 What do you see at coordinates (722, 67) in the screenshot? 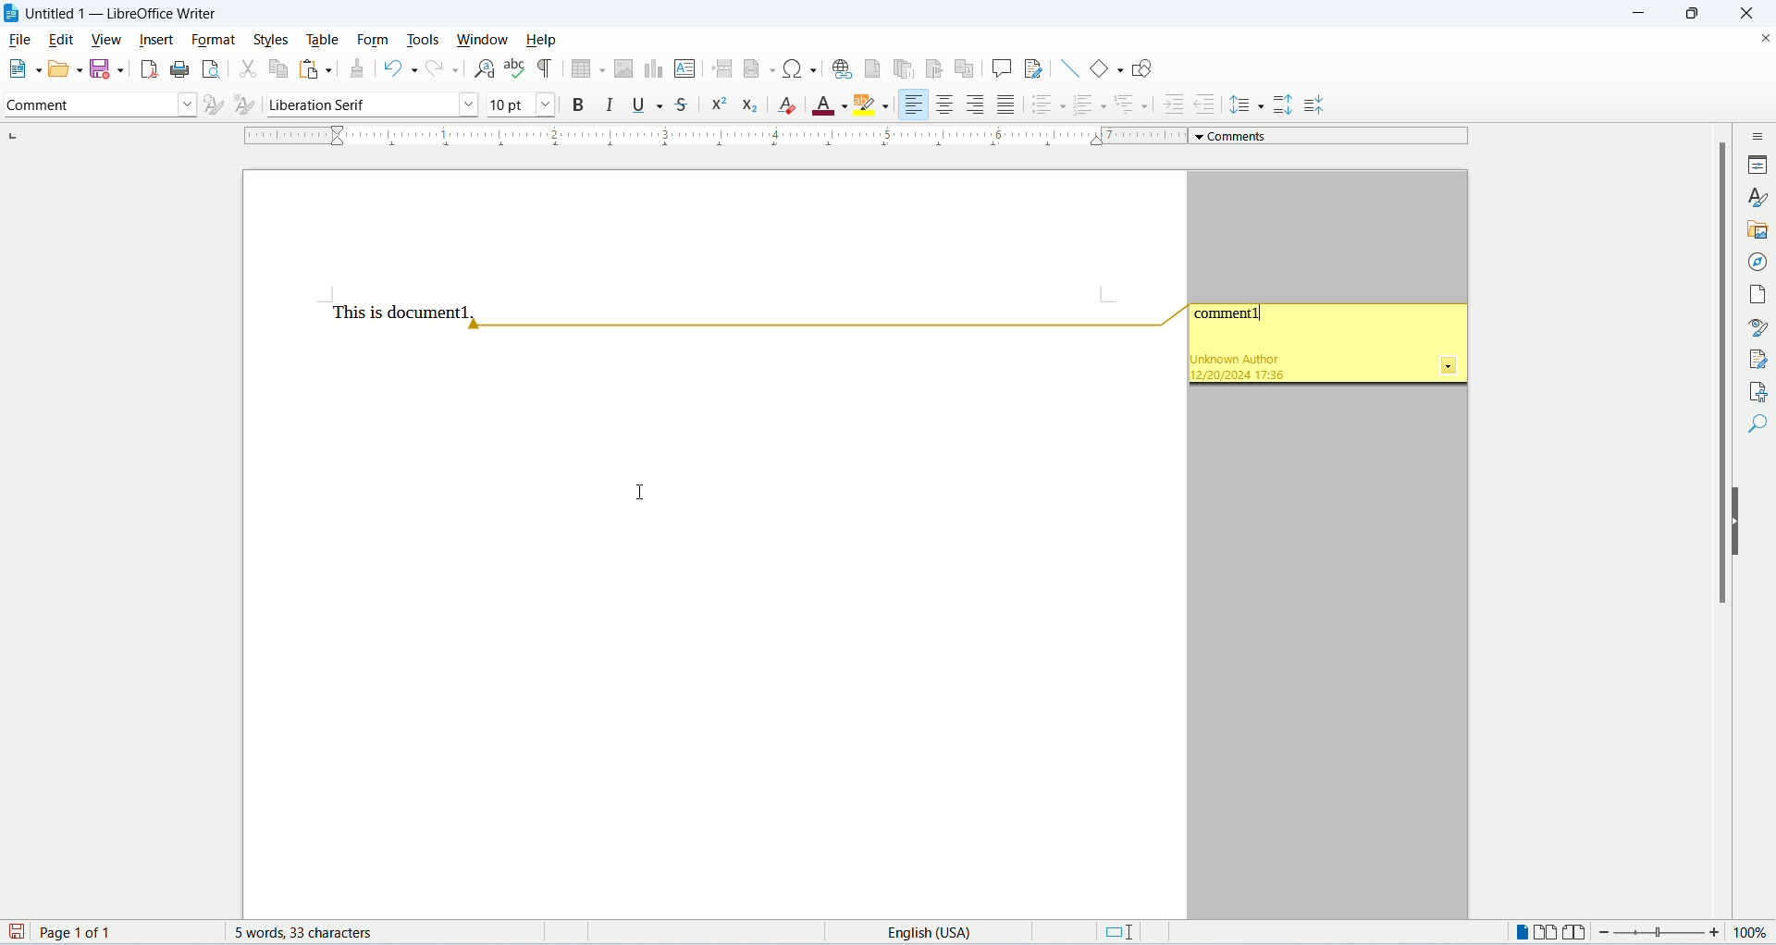
I see `page break` at bounding box center [722, 67].